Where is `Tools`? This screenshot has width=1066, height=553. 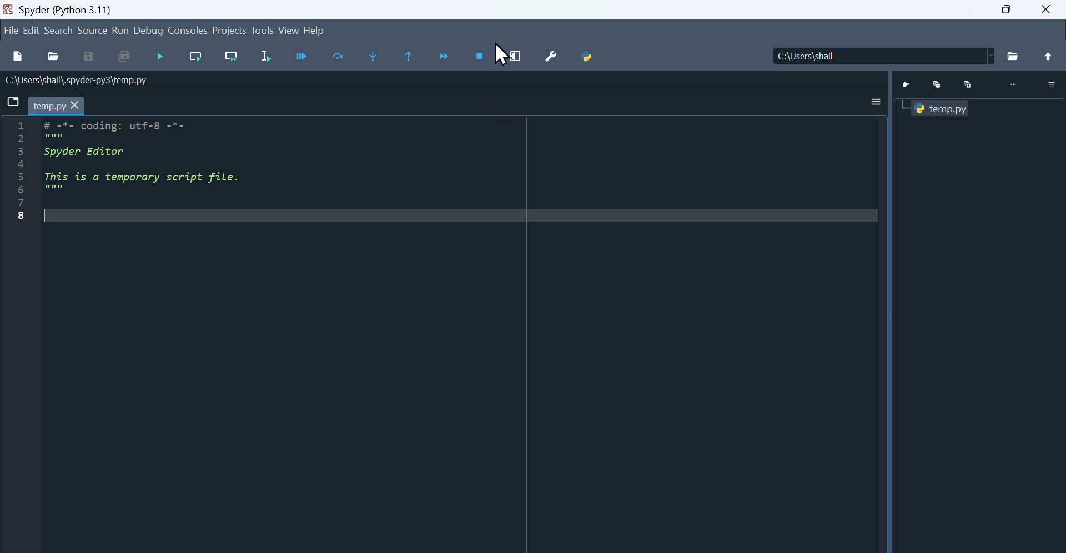 Tools is located at coordinates (262, 32).